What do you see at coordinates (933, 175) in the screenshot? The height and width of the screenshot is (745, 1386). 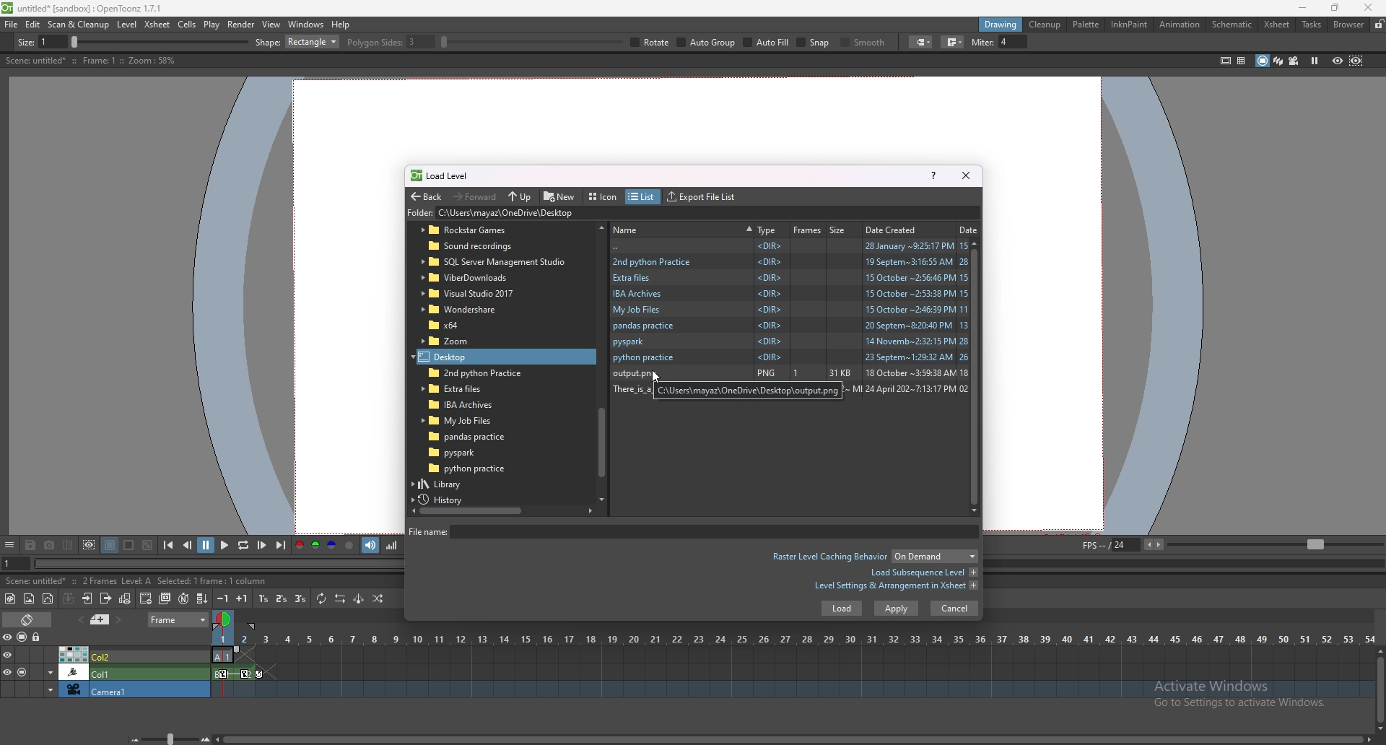 I see `help` at bounding box center [933, 175].